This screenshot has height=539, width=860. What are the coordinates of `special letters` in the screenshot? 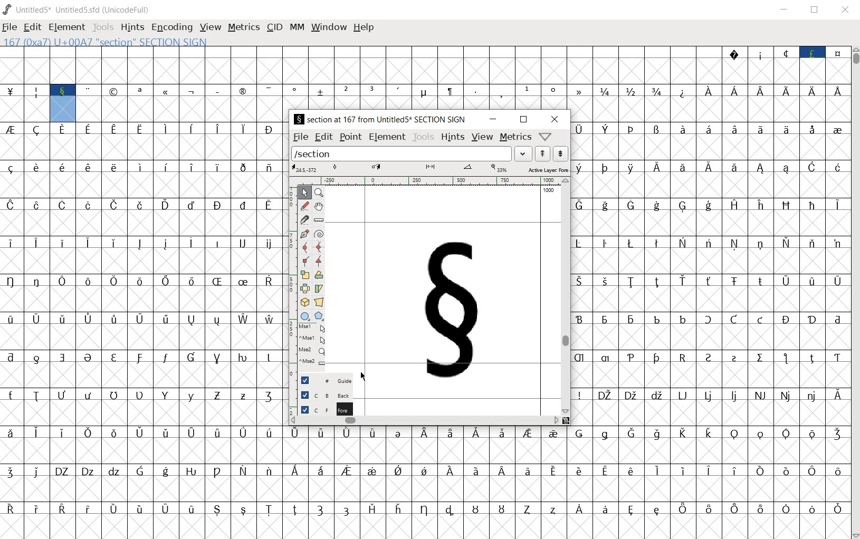 It's located at (711, 205).